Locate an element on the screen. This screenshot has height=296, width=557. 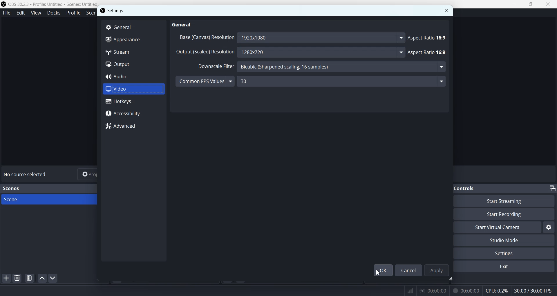
Cursor is located at coordinates (378, 272).